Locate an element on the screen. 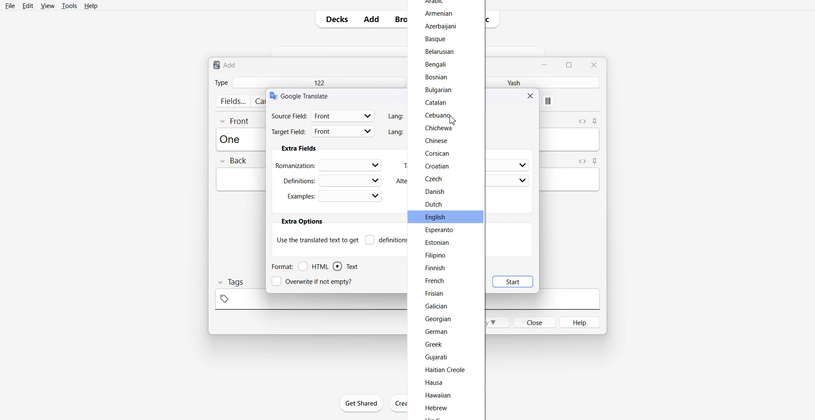  Hebrew is located at coordinates (438, 408).